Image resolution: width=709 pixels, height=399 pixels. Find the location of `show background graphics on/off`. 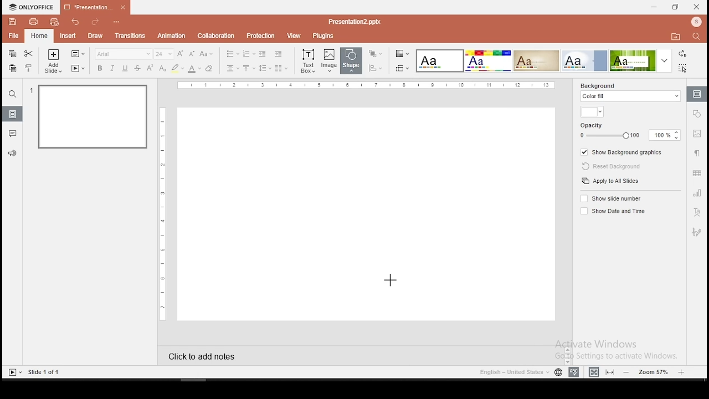

show background graphics on/off is located at coordinates (623, 151).